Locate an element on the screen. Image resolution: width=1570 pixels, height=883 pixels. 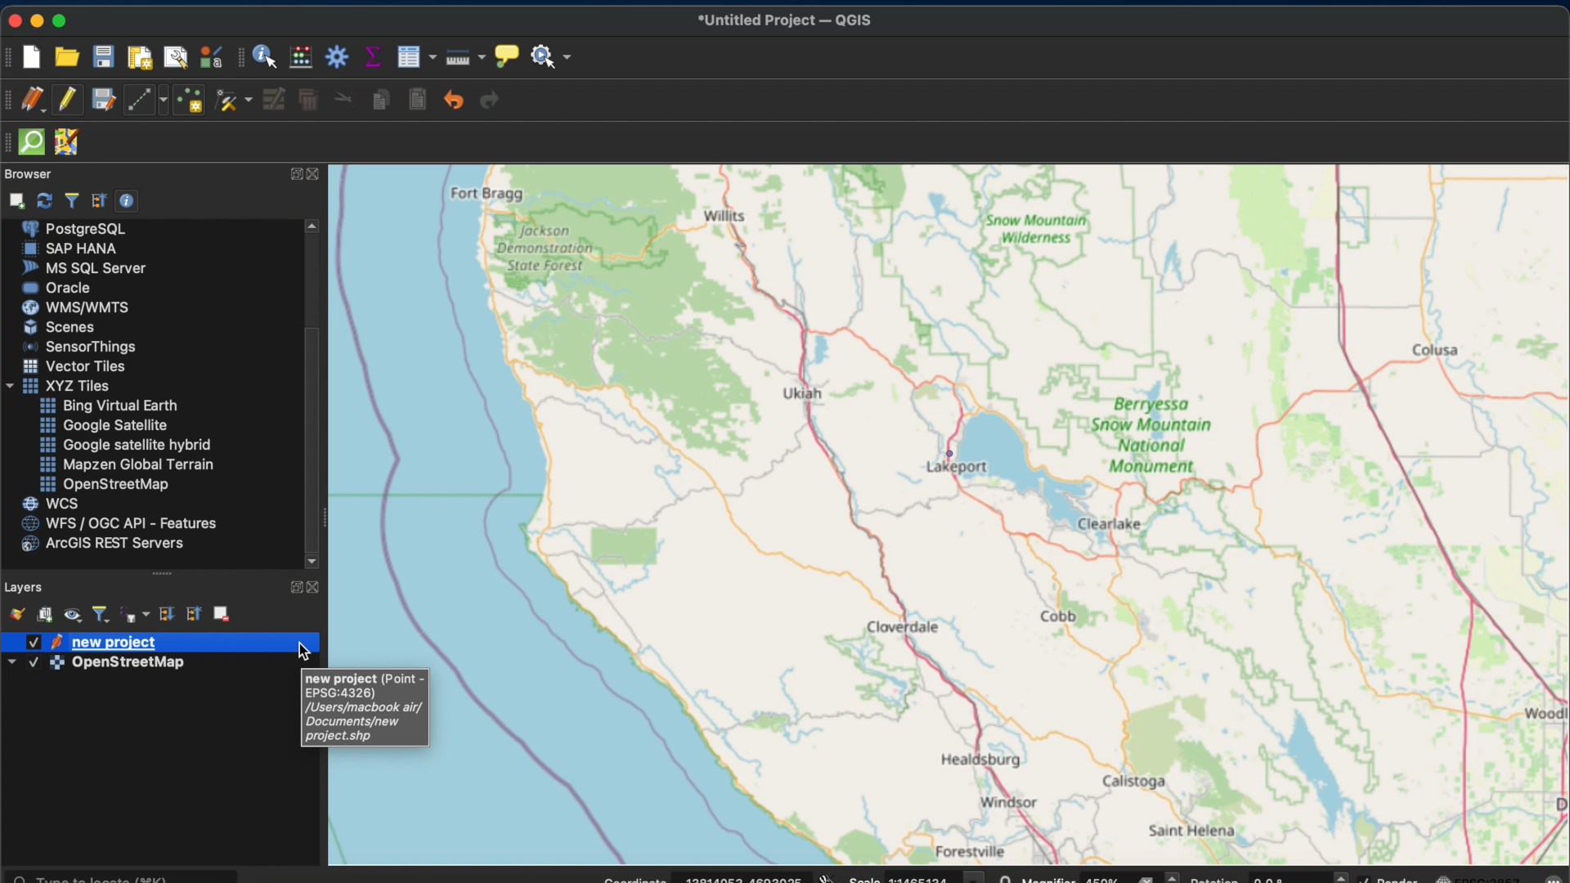
add group is located at coordinates (46, 613).